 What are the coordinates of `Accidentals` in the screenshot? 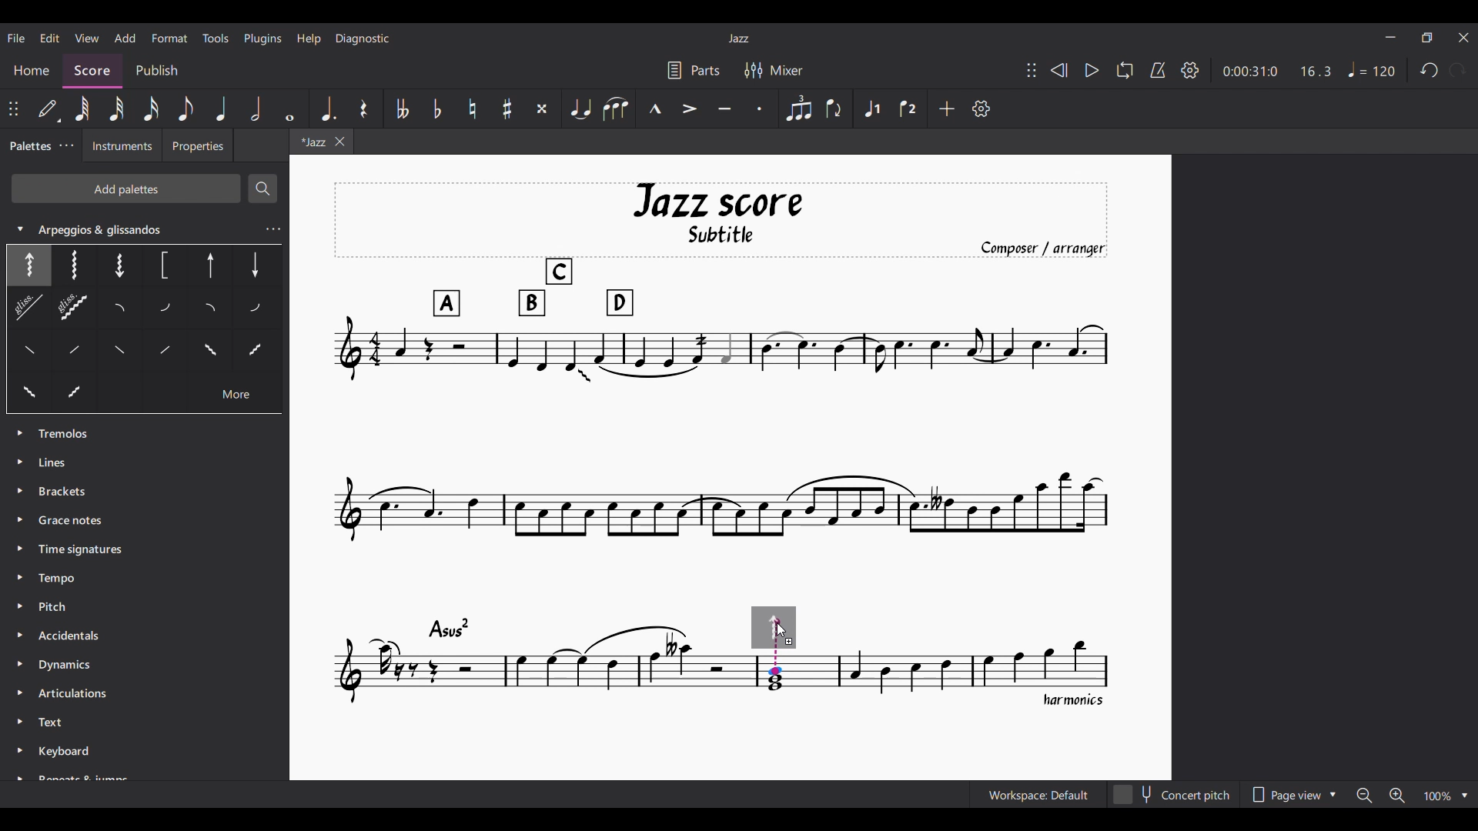 It's located at (69, 638).